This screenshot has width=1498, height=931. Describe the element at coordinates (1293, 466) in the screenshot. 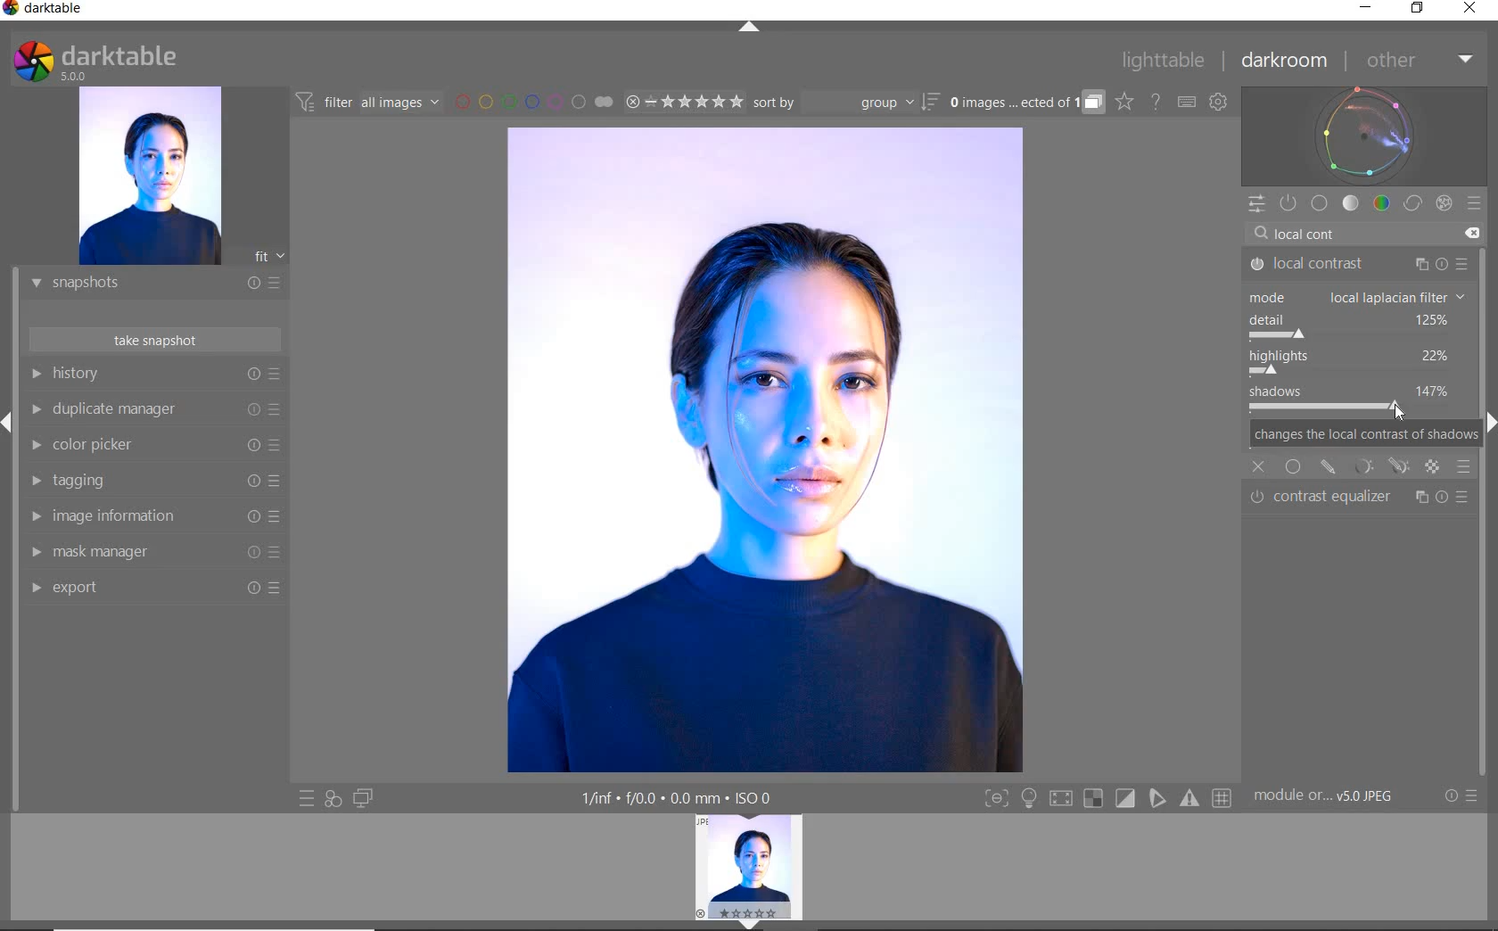

I see `uniformly` at that location.